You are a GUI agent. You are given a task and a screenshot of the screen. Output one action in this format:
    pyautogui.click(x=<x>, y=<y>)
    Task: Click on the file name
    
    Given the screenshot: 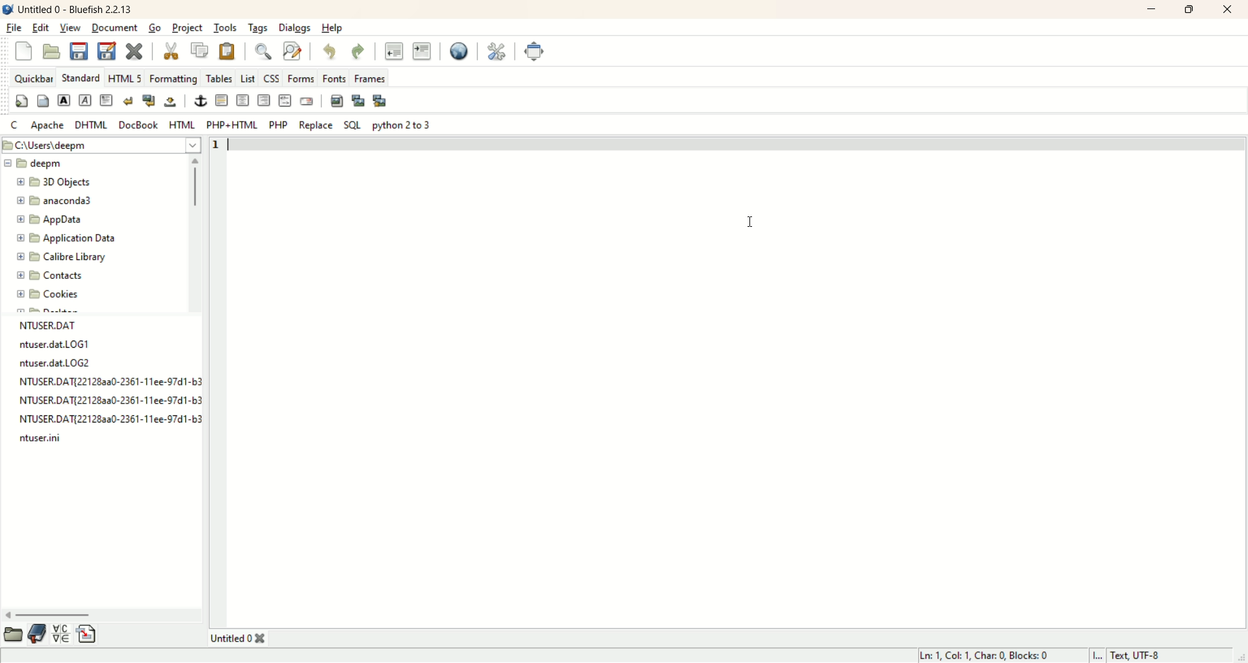 What is the action you would take?
    pyautogui.click(x=58, y=345)
    